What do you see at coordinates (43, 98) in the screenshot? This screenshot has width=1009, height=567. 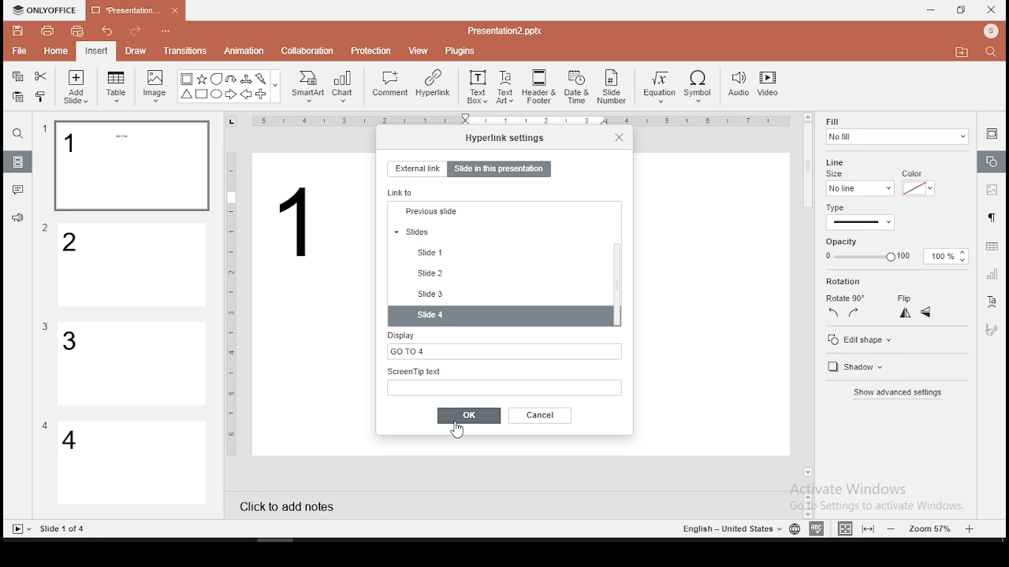 I see `clone formatting` at bounding box center [43, 98].